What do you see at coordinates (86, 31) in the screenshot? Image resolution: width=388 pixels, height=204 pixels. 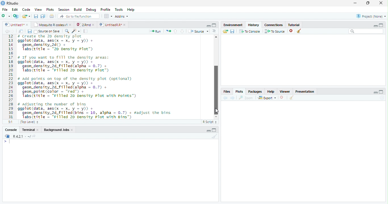 I see `compile report` at bounding box center [86, 31].